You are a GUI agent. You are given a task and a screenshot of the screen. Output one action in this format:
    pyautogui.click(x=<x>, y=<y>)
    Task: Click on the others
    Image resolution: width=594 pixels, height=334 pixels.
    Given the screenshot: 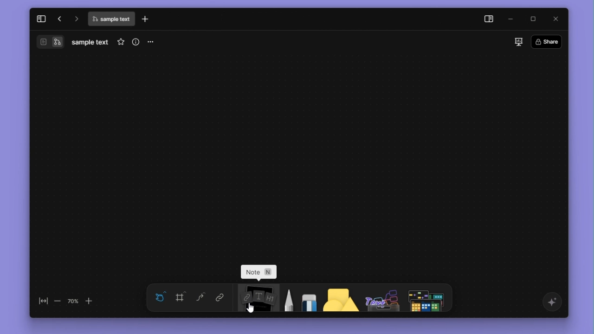 What is the action you would take?
    pyautogui.click(x=380, y=299)
    